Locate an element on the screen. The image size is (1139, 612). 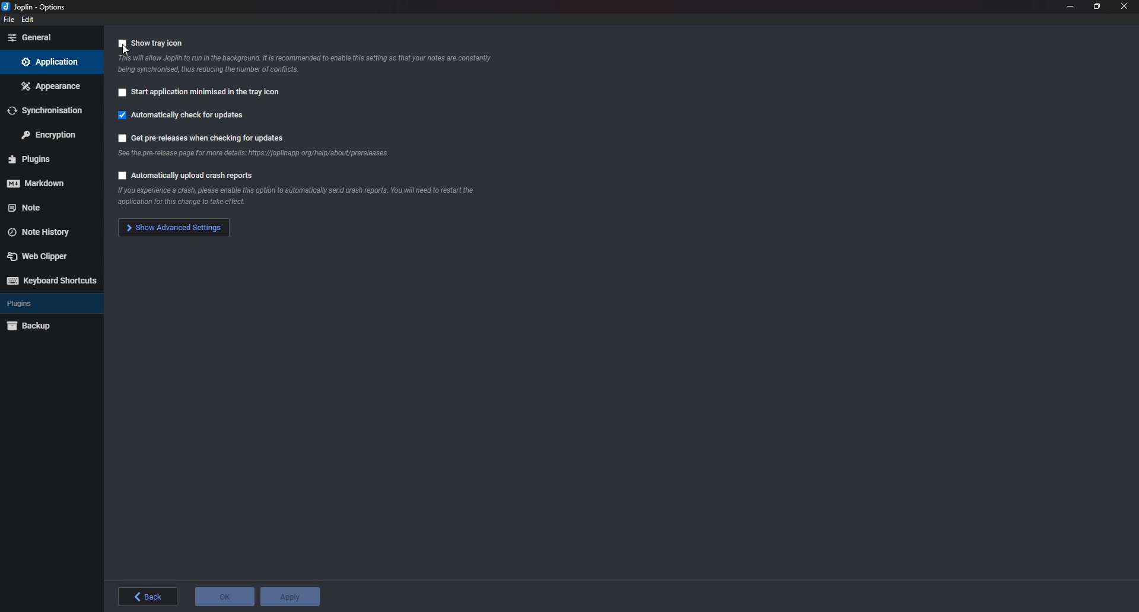
joplin is located at coordinates (38, 6).